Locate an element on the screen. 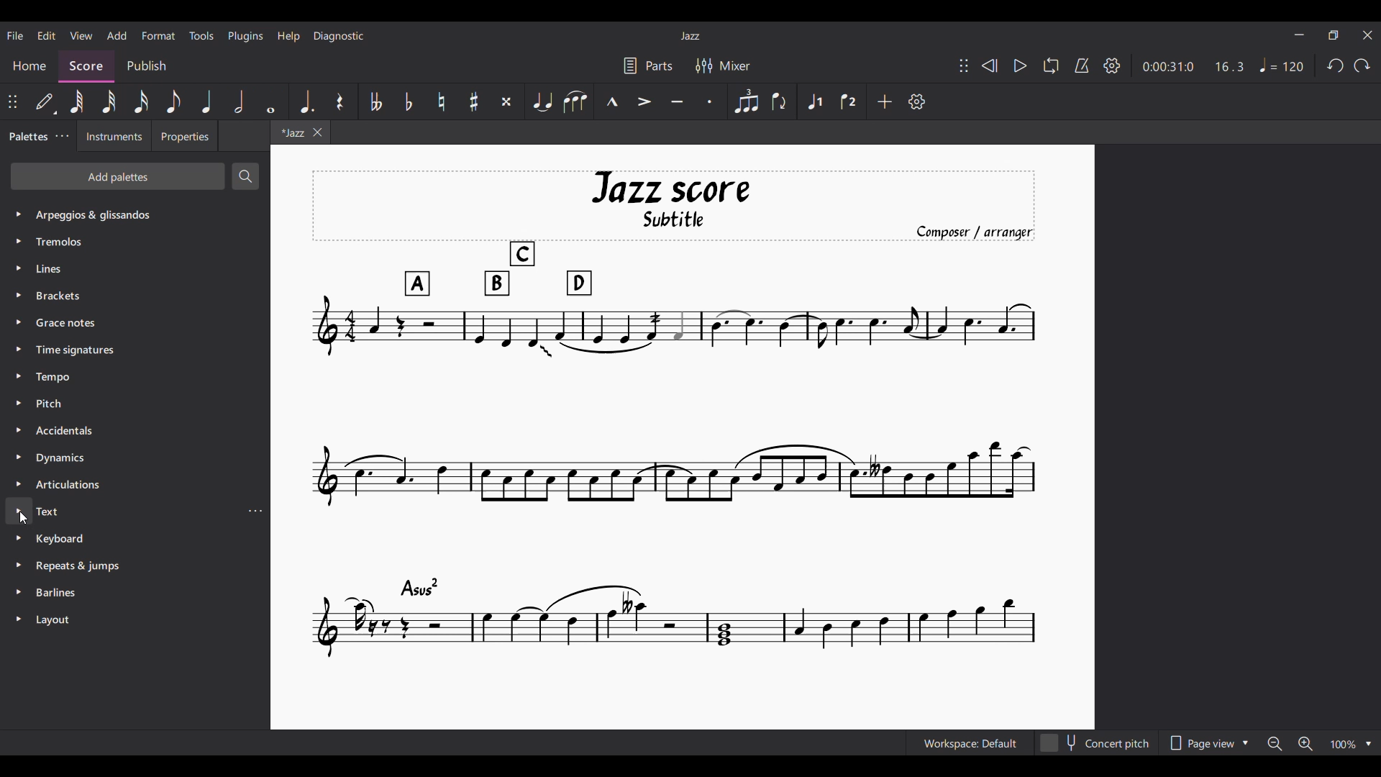 The image size is (1381, 777). Add palette is located at coordinates (117, 176).